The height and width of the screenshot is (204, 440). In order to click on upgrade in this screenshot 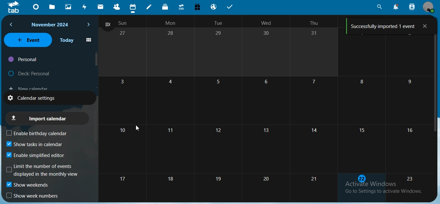, I will do `click(182, 7)`.